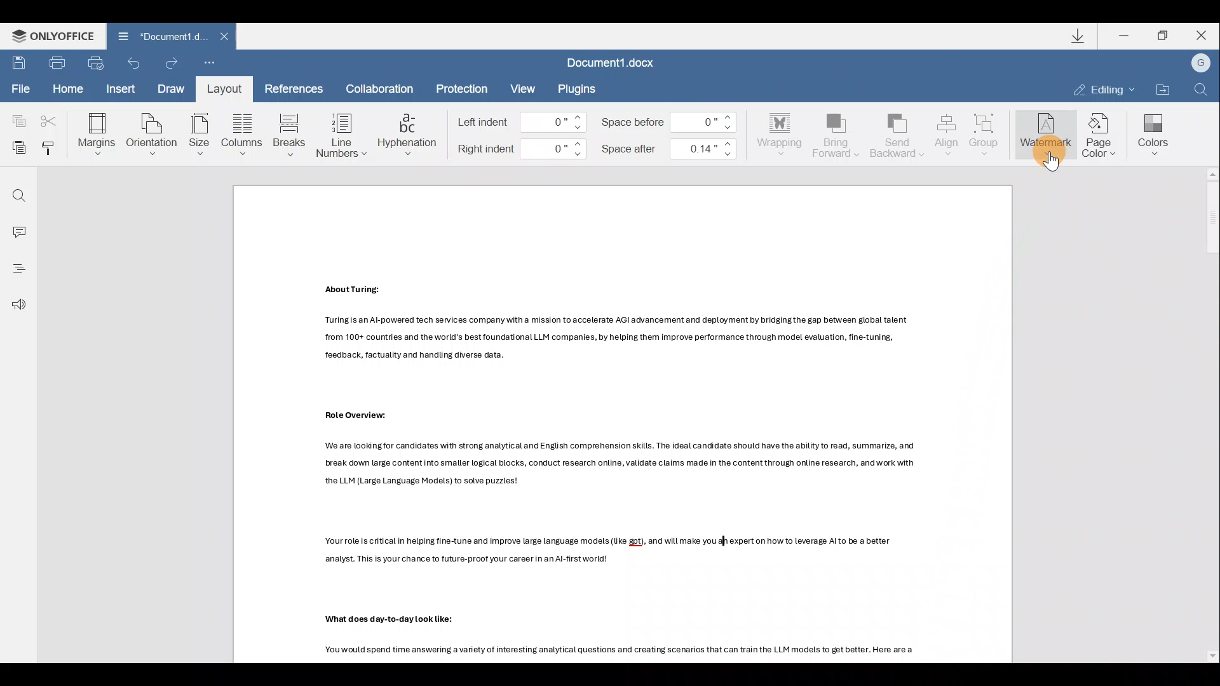 This screenshot has height=686, width=1220. I want to click on Feedback & support, so click(18, 306).